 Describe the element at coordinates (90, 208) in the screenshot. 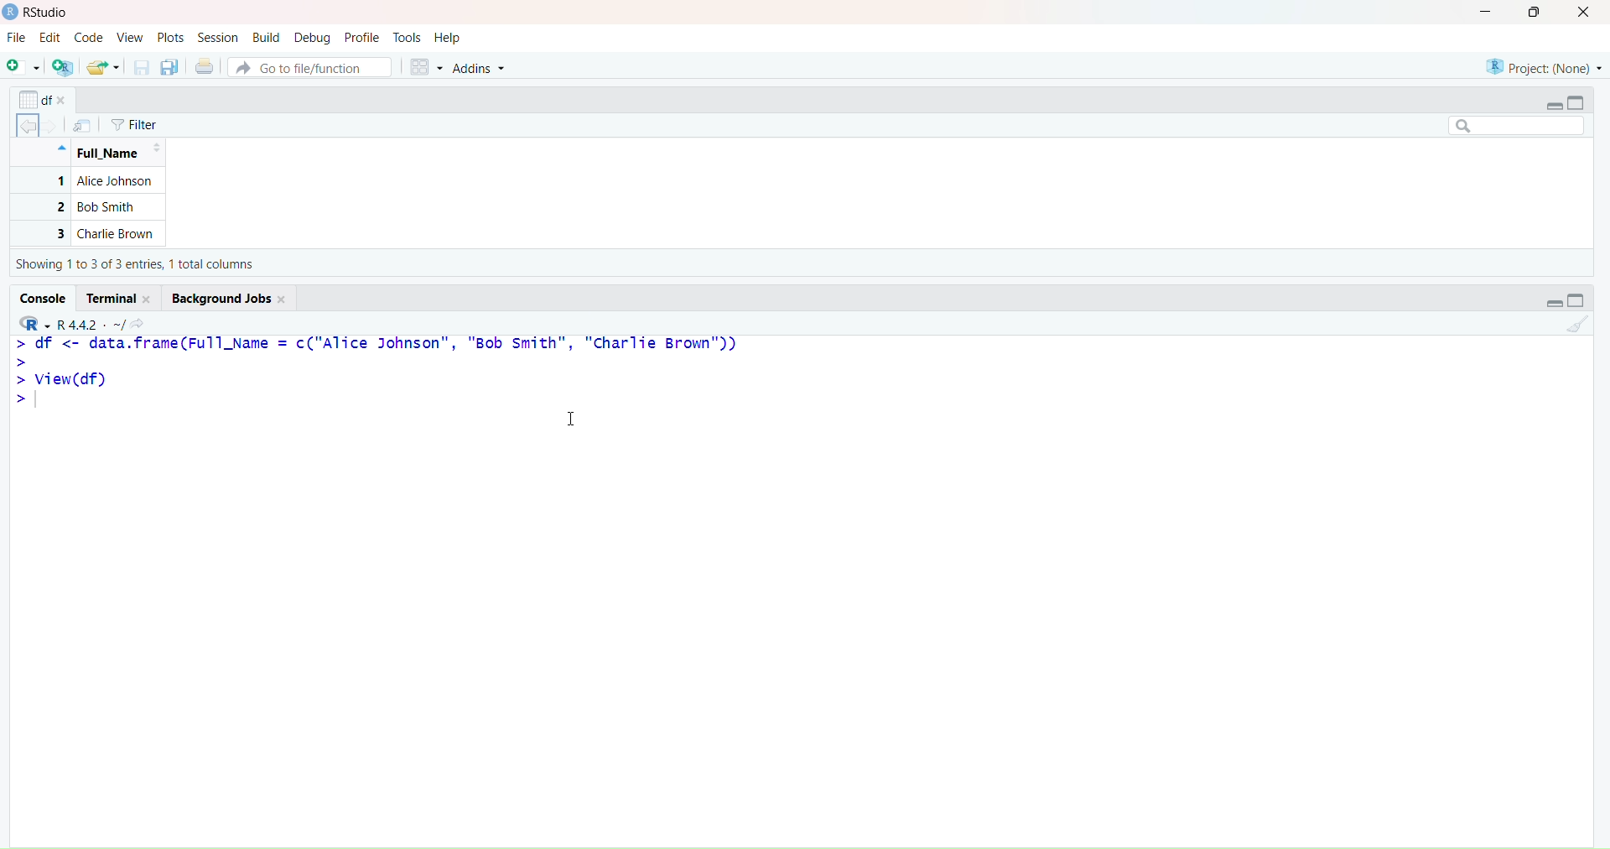

I see `1 Alice Johnson
2 Bob Smith
3 Charlie Brown` at that location.